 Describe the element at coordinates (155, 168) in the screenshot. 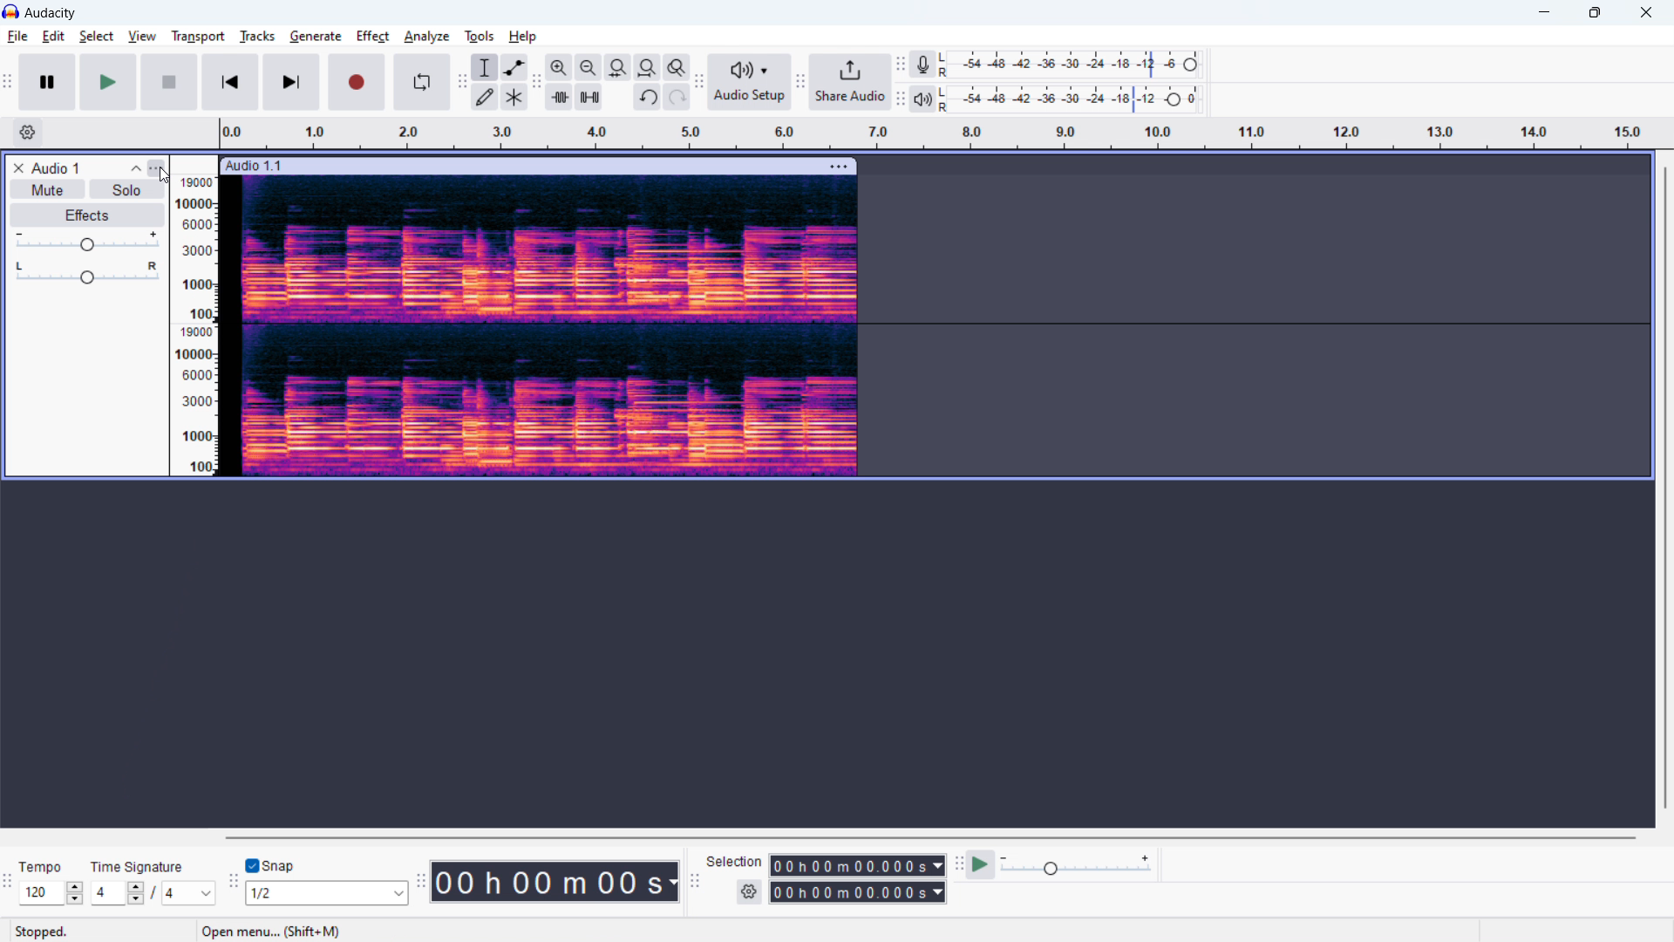

I see `track control panel menu` at that location.